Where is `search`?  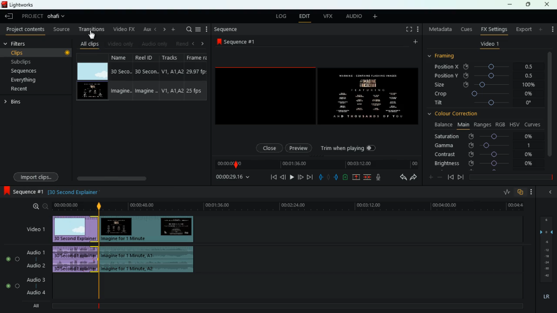
search is located at coordinates (188, 29).